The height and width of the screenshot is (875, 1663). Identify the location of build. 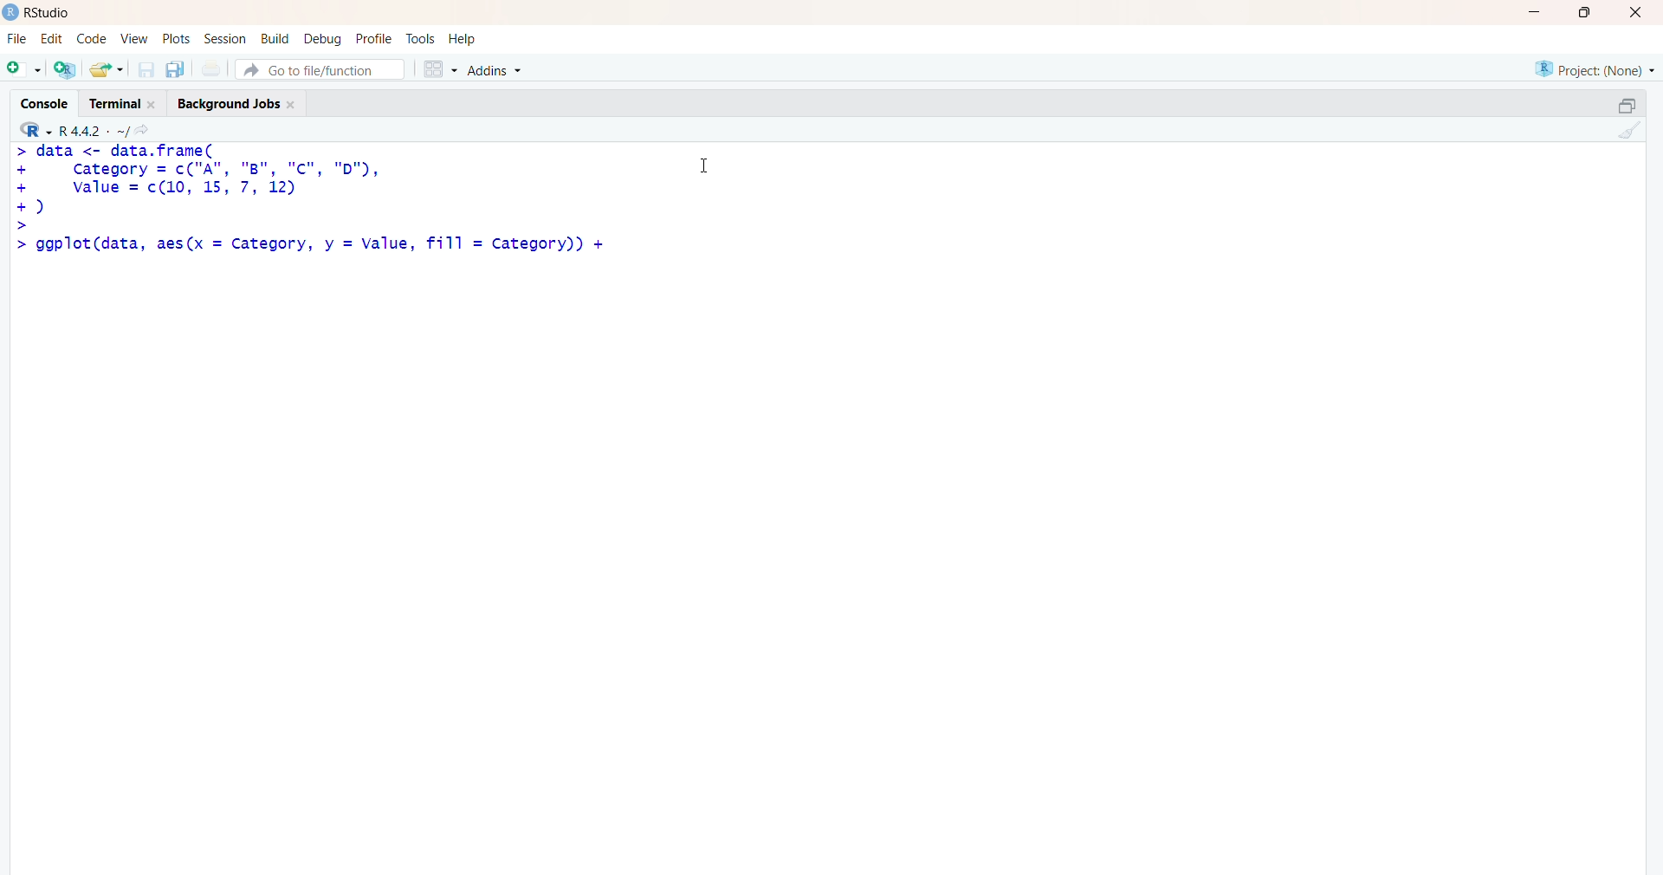
(274, 39).